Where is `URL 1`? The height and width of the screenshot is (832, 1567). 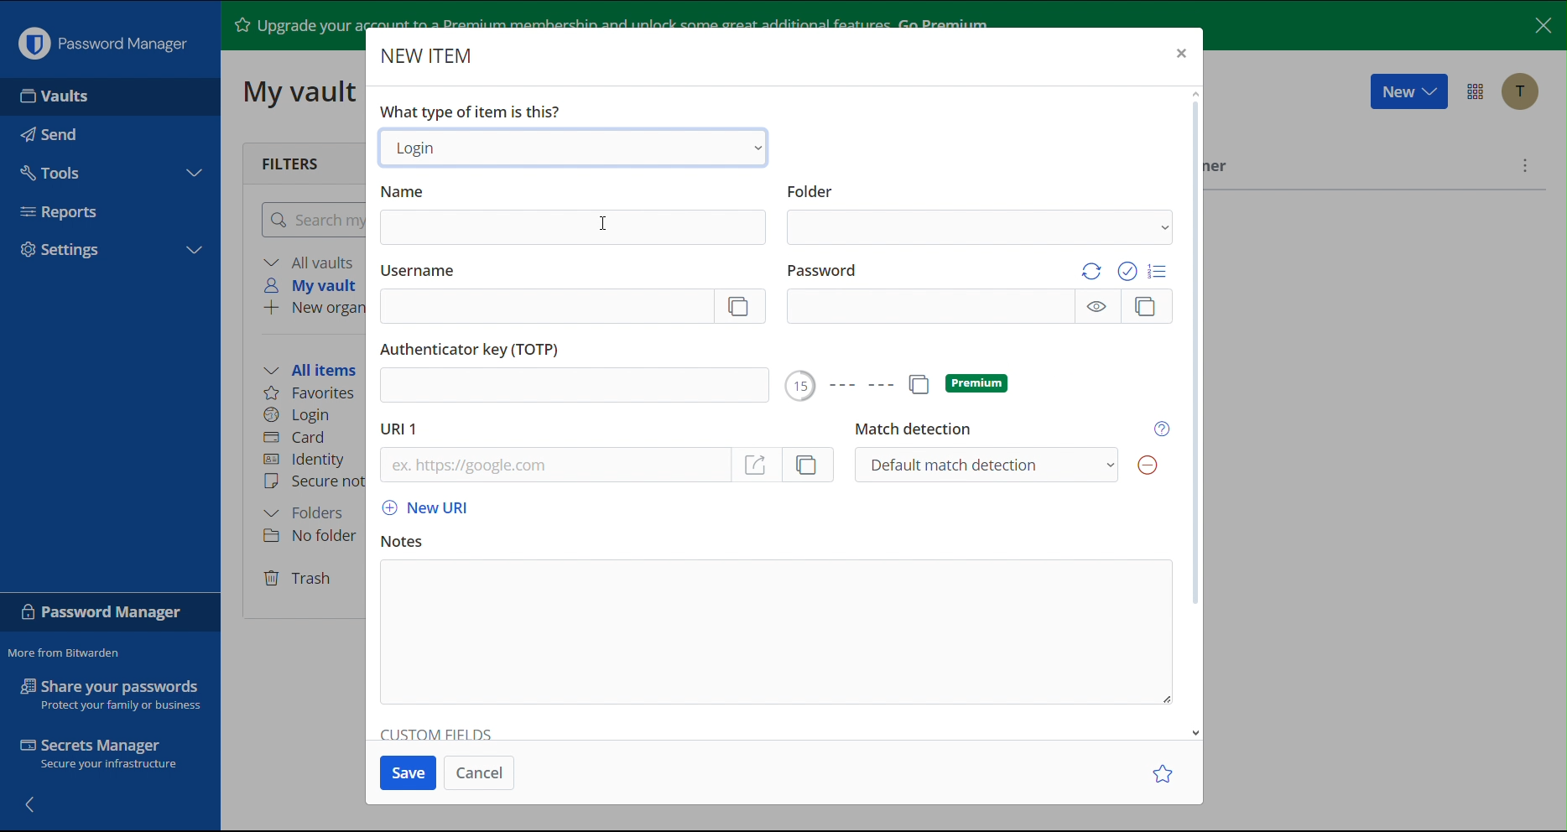 URL 1 is located at coordinates (400, 429).